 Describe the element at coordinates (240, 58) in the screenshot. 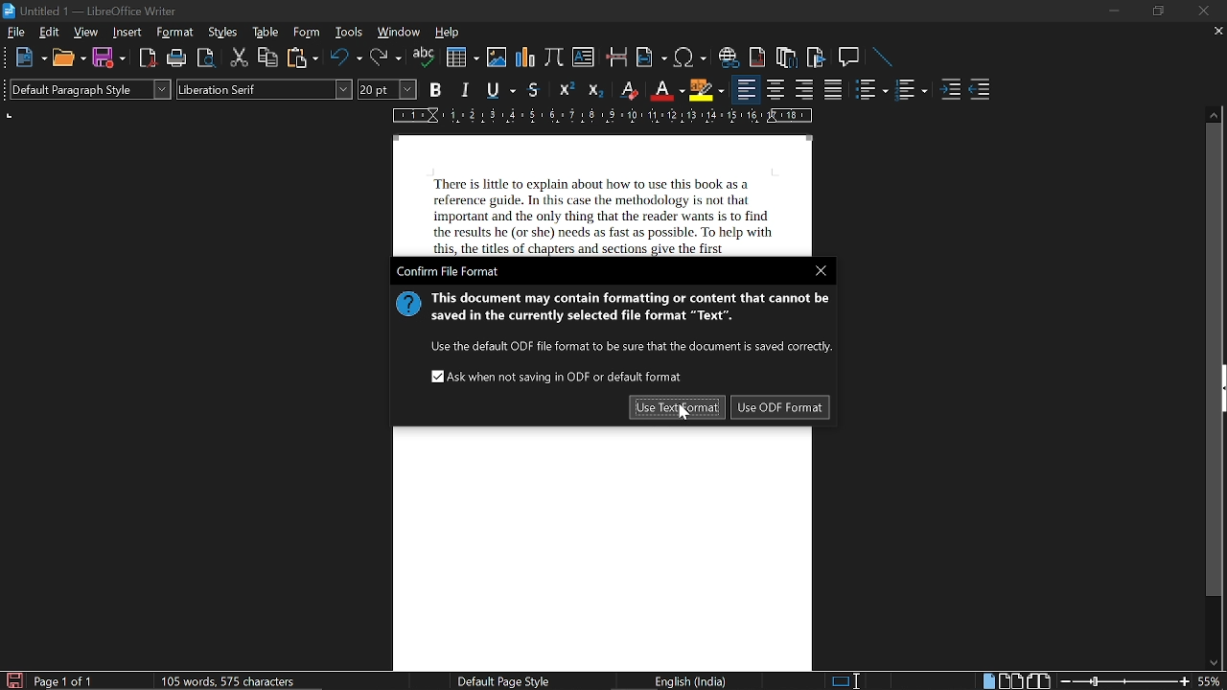

I see `cut` at that location.